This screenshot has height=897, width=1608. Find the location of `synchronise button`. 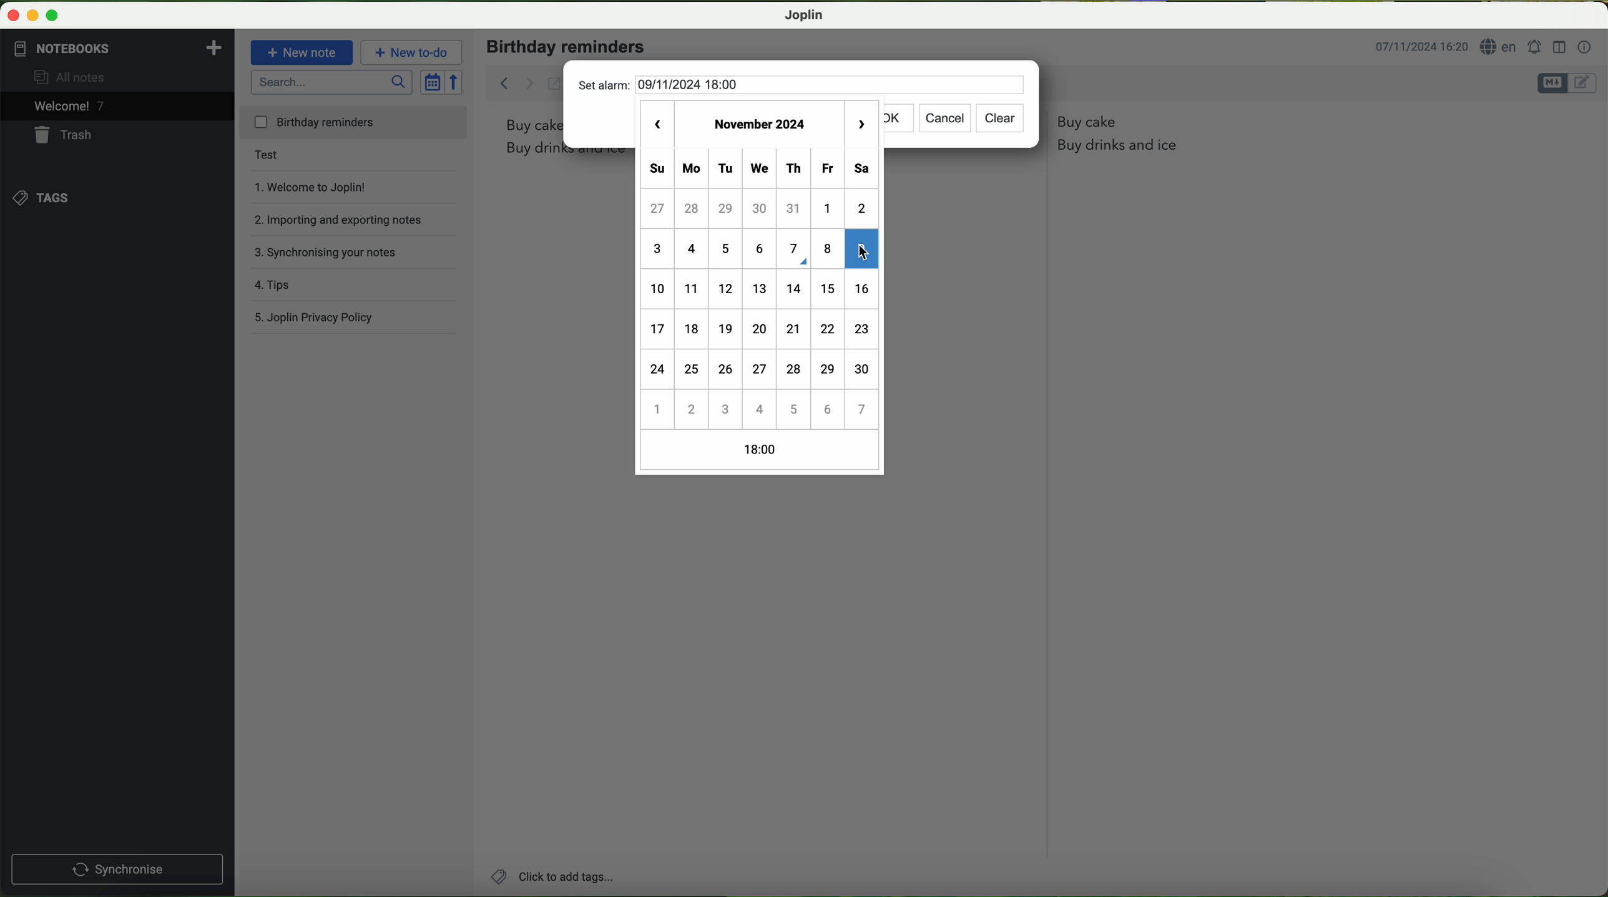

synchronise button is located at coordinates (115, 868).